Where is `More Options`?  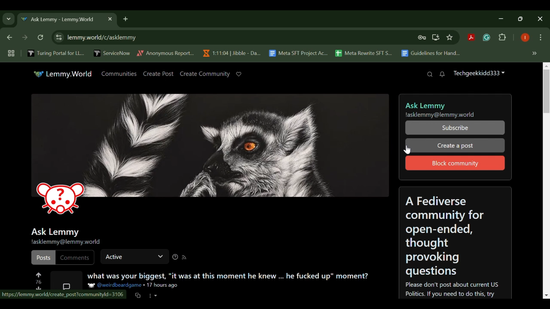
More Options is located at coordinates (153, 295).